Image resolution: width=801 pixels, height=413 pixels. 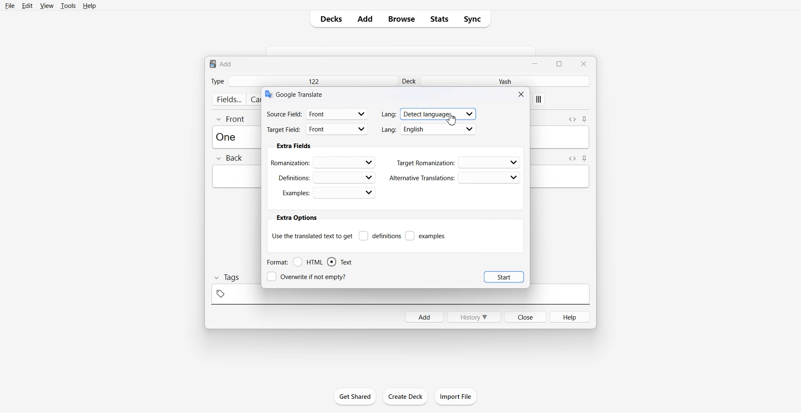 I want to click on tag space, so click(x=400, y=297).